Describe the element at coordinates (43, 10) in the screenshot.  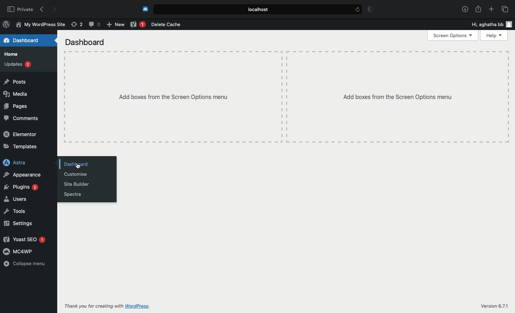
I see `Back` at that location.